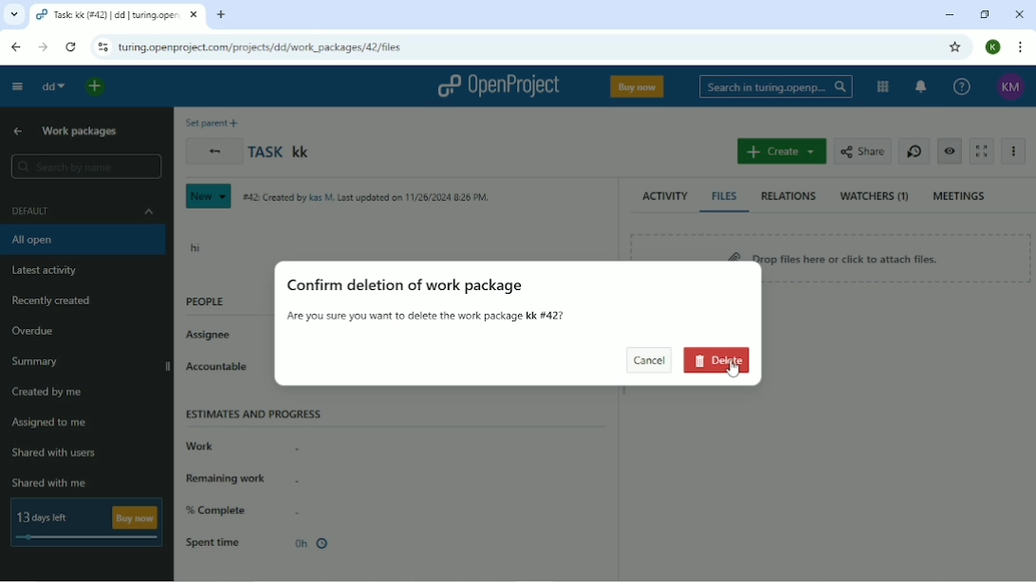  Describe the element at coordinates (81, 131) in the screenshot. I see `Work packages` at that location.